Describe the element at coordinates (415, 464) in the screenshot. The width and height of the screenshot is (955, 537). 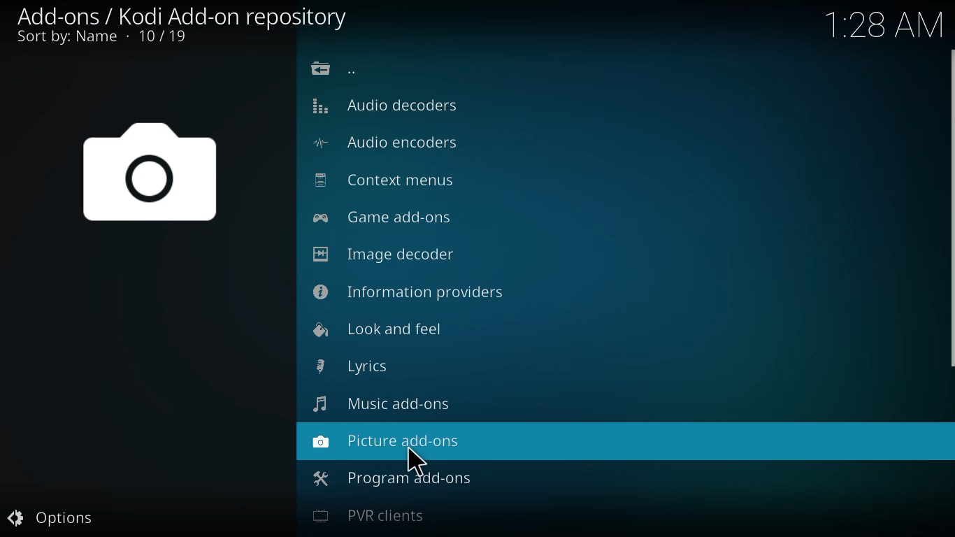
I see `cursor` at that location.